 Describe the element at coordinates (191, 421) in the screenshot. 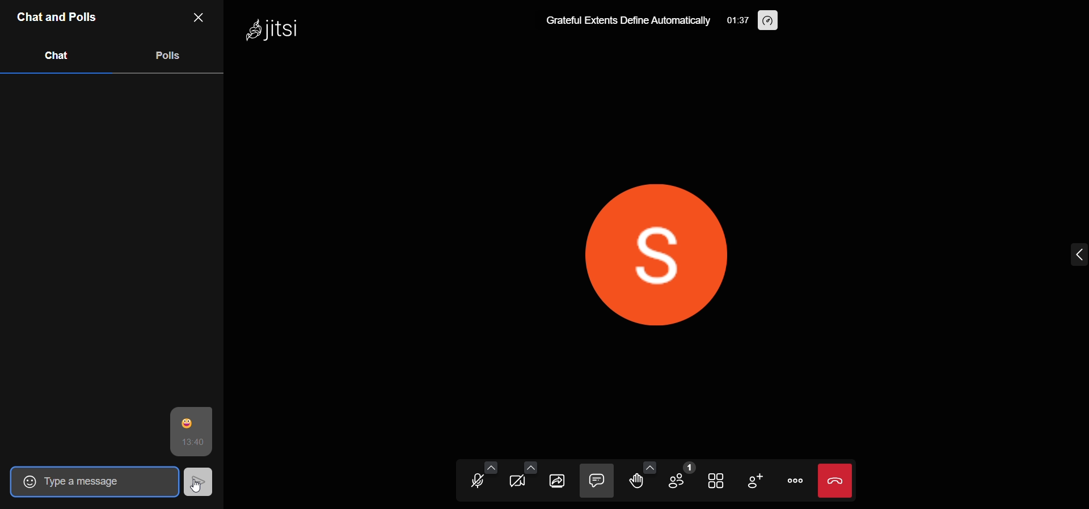

I see `sent emoji` at that location.